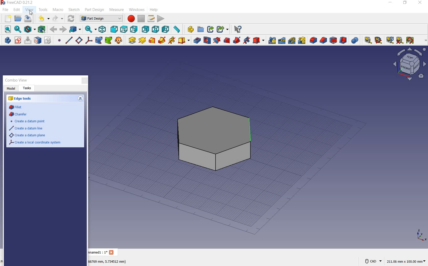 The image size is (428, 266). Describe the element at coordinates (30, 9) in the screenshot. I see `view` at that location.